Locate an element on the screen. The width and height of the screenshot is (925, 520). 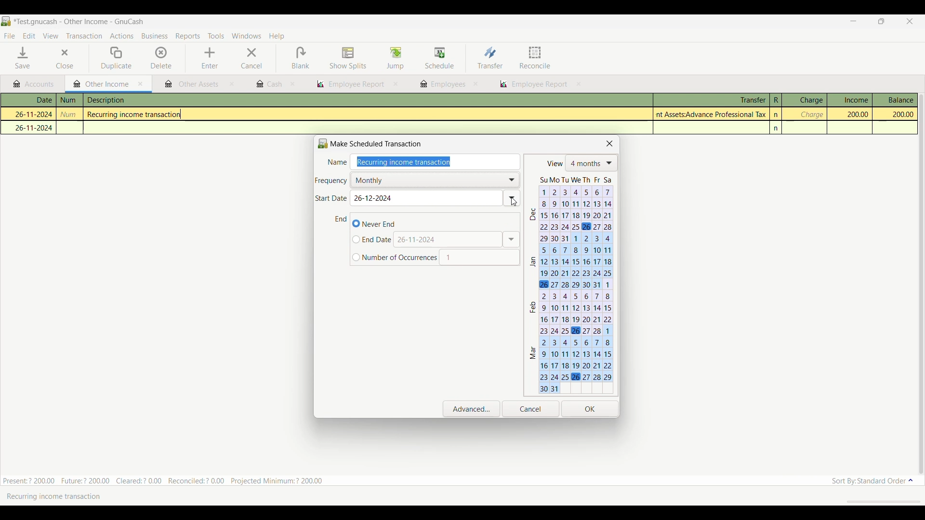
Enter name of transaction is located at coordinates (437, 162).